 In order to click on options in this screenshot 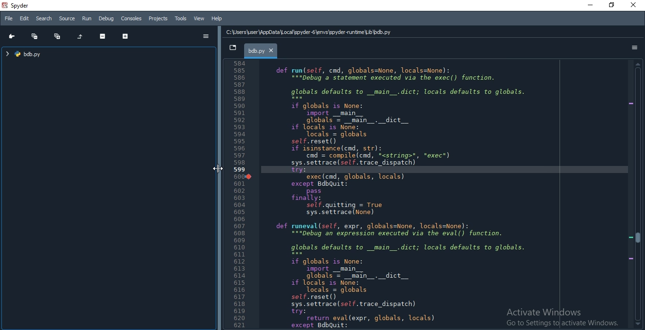, I will do `click(206, 36)`.